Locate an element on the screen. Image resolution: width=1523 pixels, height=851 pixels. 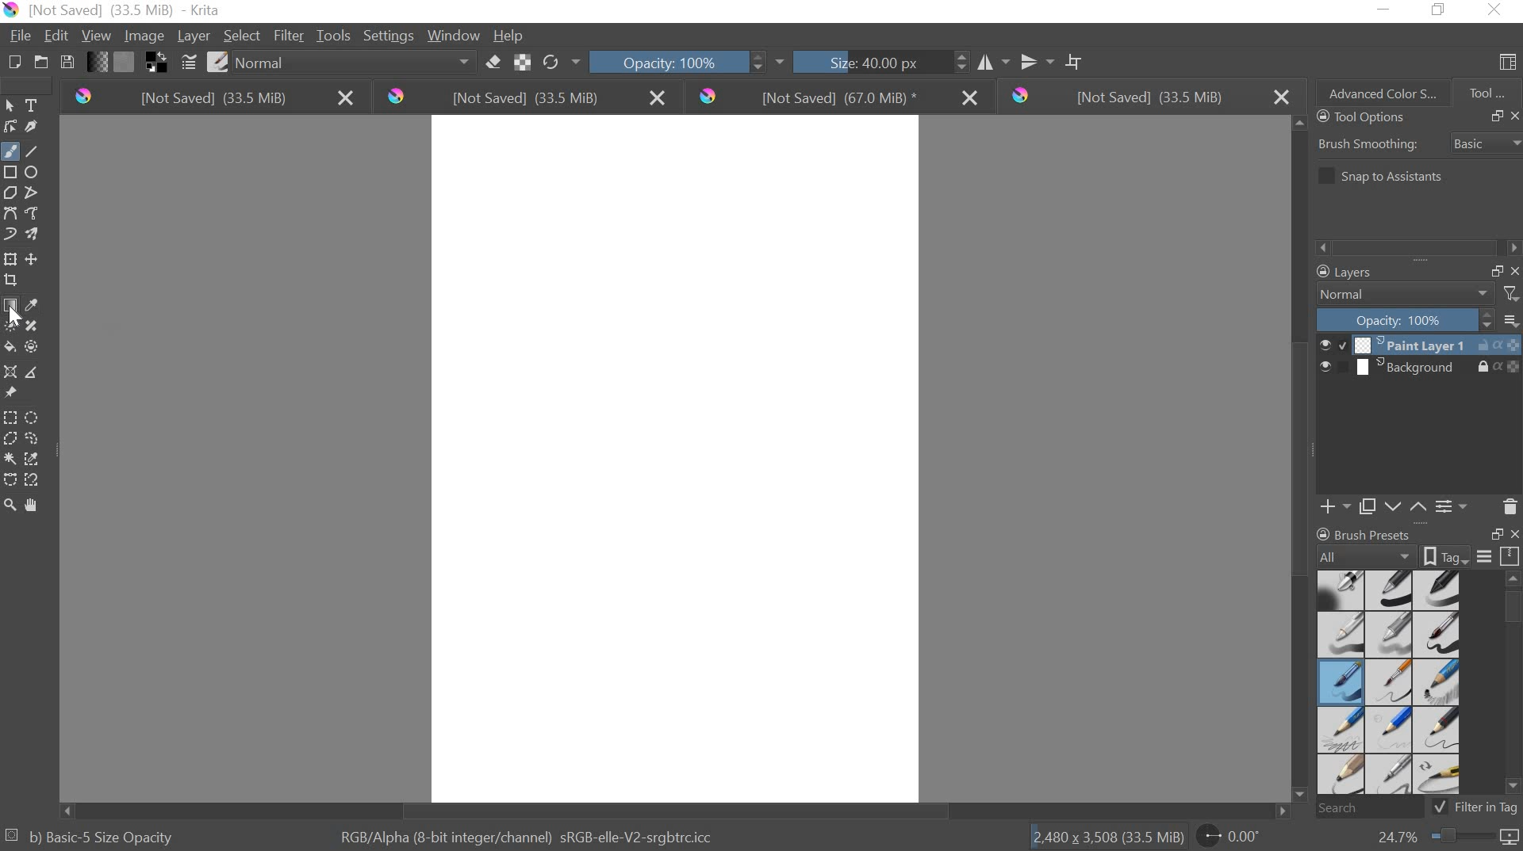
TOOLS is located at coordinates (334, 35).